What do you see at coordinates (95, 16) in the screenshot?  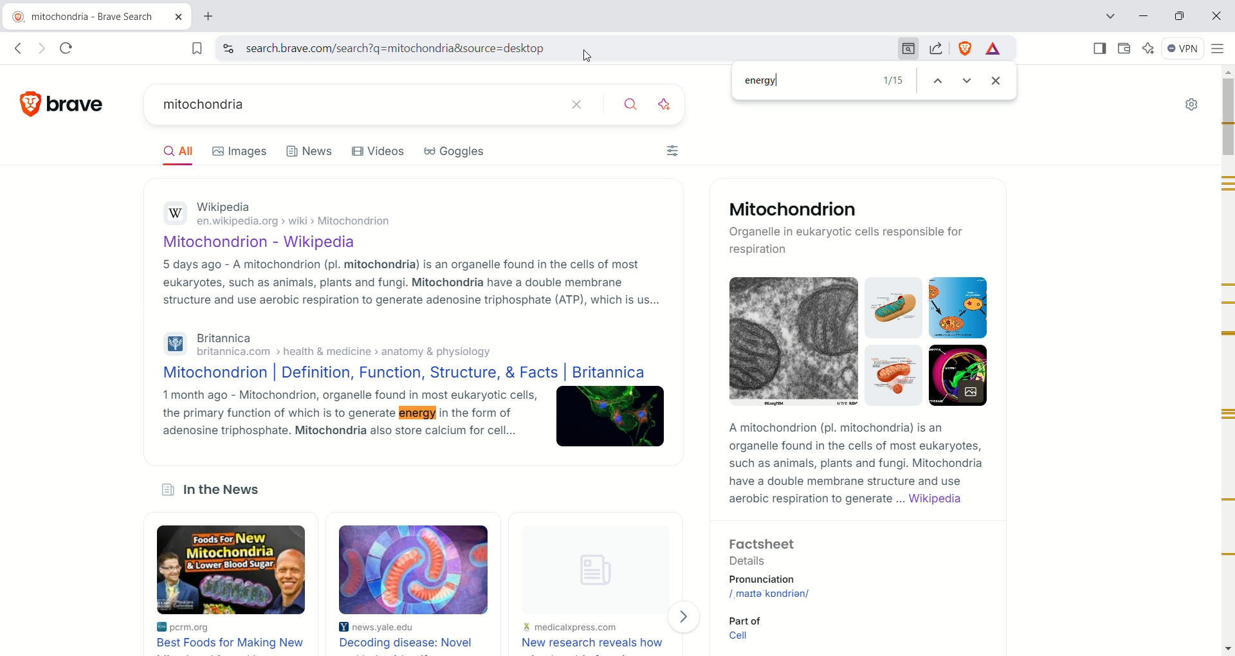 I see `mitochondria - brave search` at bounding box center [95, 16].